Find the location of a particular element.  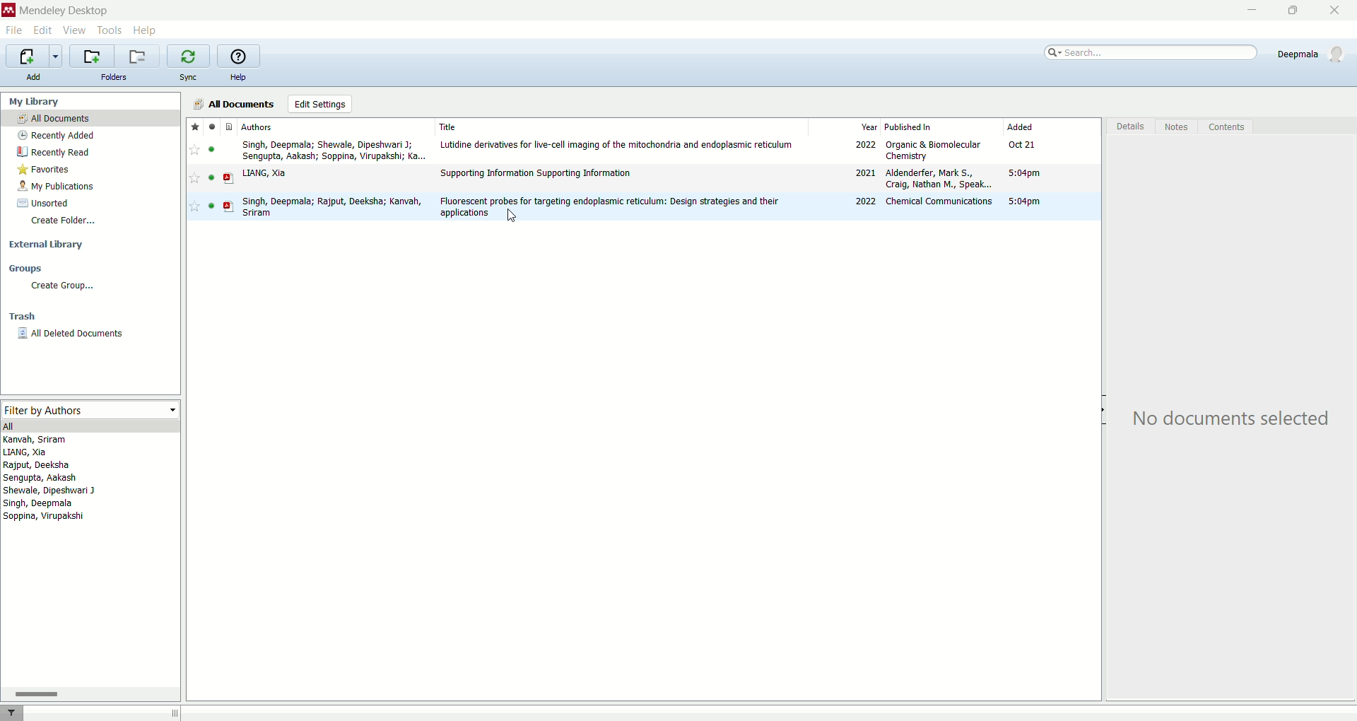

favorites is located at coordinates (47, 170).